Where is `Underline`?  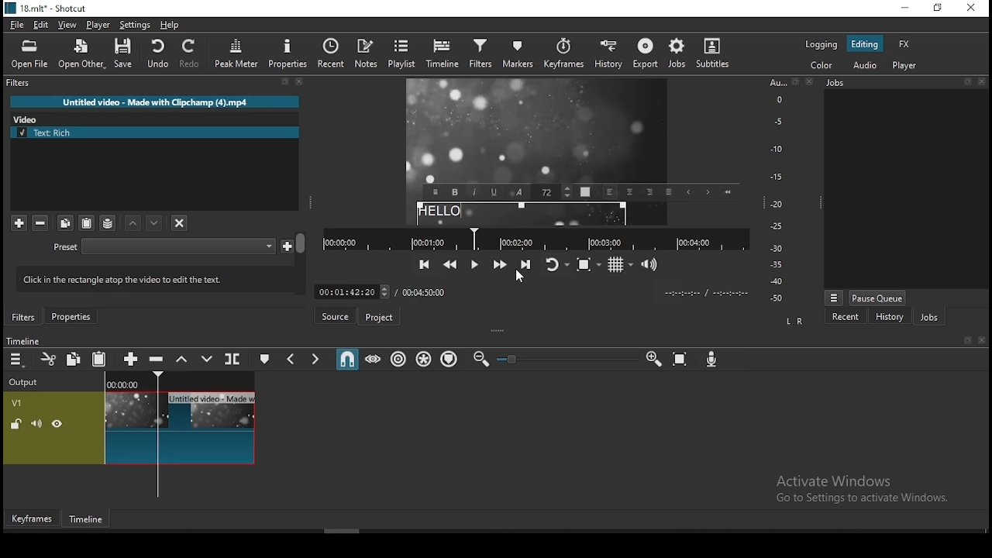 Underline is located at coordinates (494, 191).